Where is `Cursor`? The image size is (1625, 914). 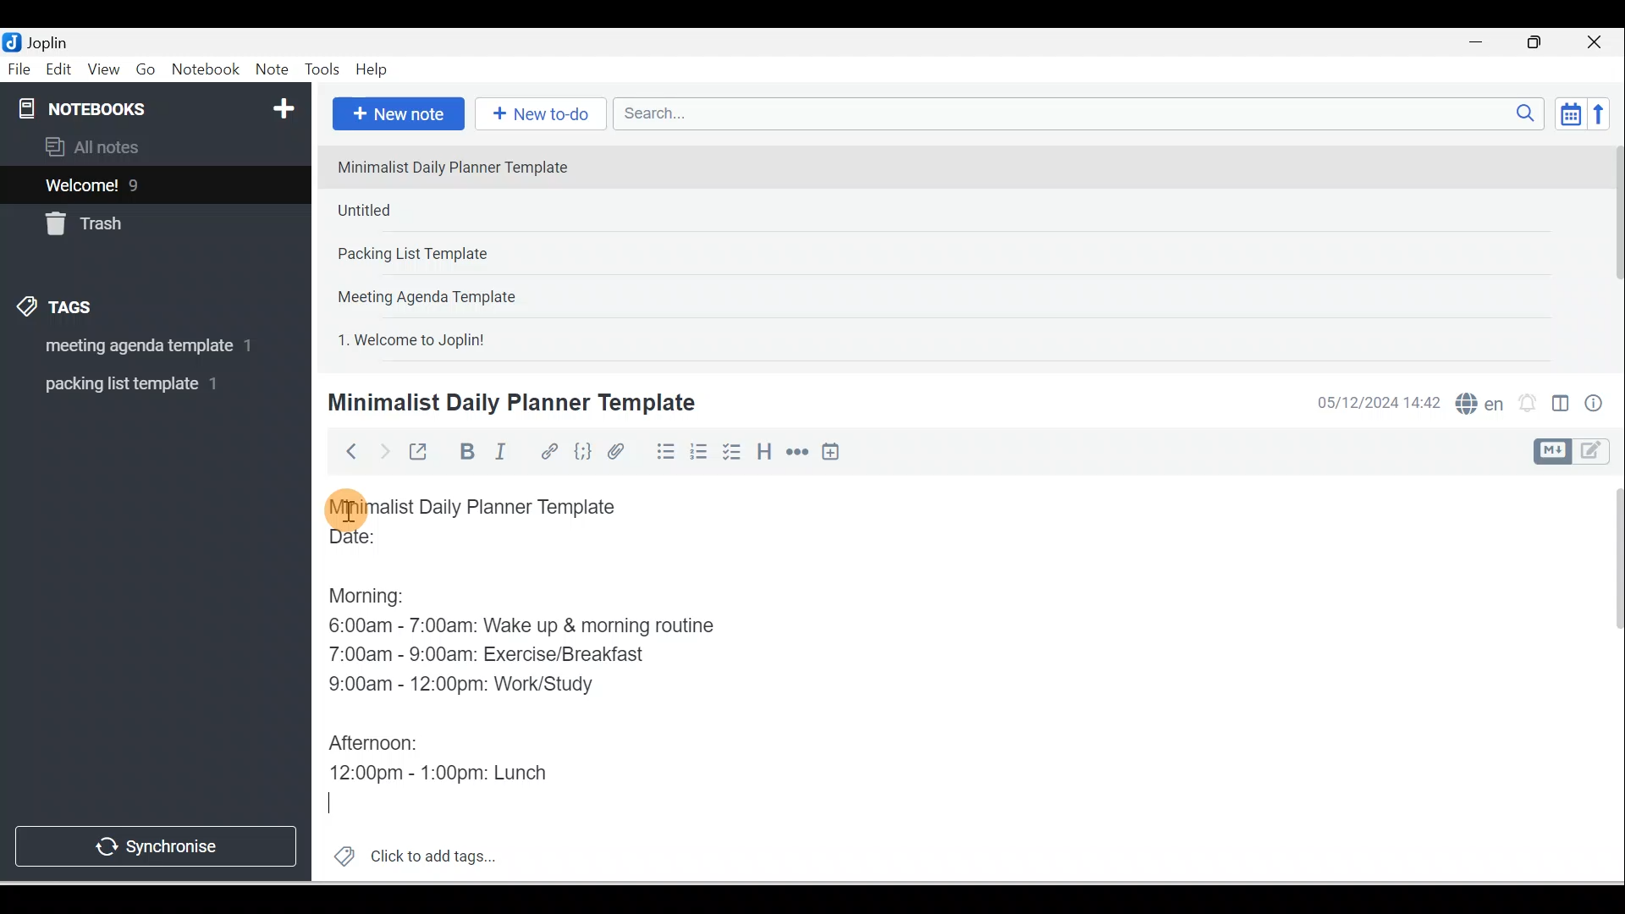
Cursor is located at coordinates (347, 508).